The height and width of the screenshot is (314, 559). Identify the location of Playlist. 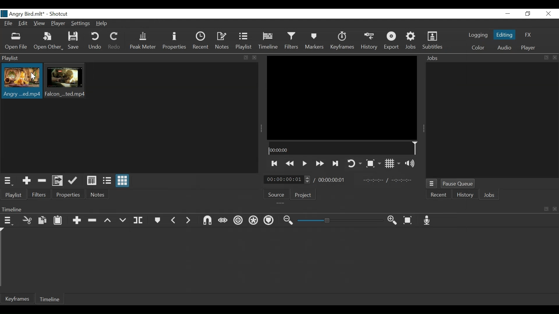
(245, 41).